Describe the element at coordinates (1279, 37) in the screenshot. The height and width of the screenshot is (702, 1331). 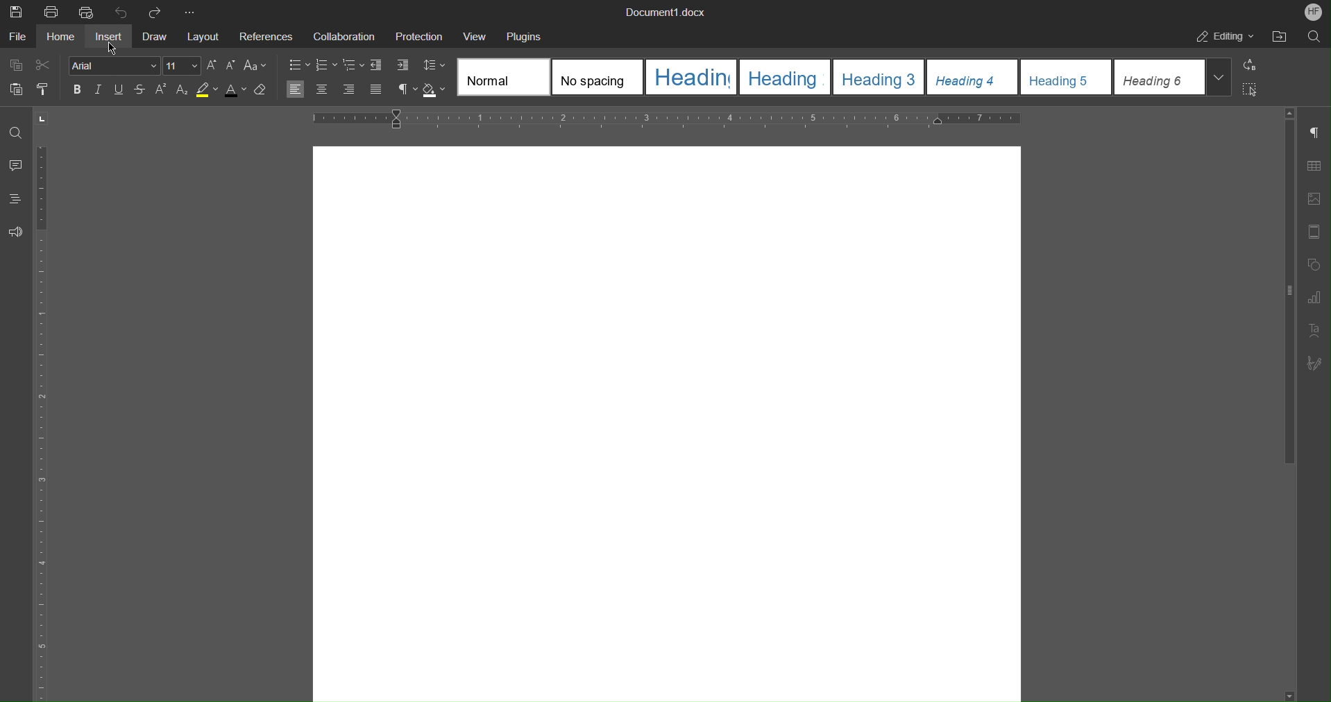
I see `Open File Location` at that location.